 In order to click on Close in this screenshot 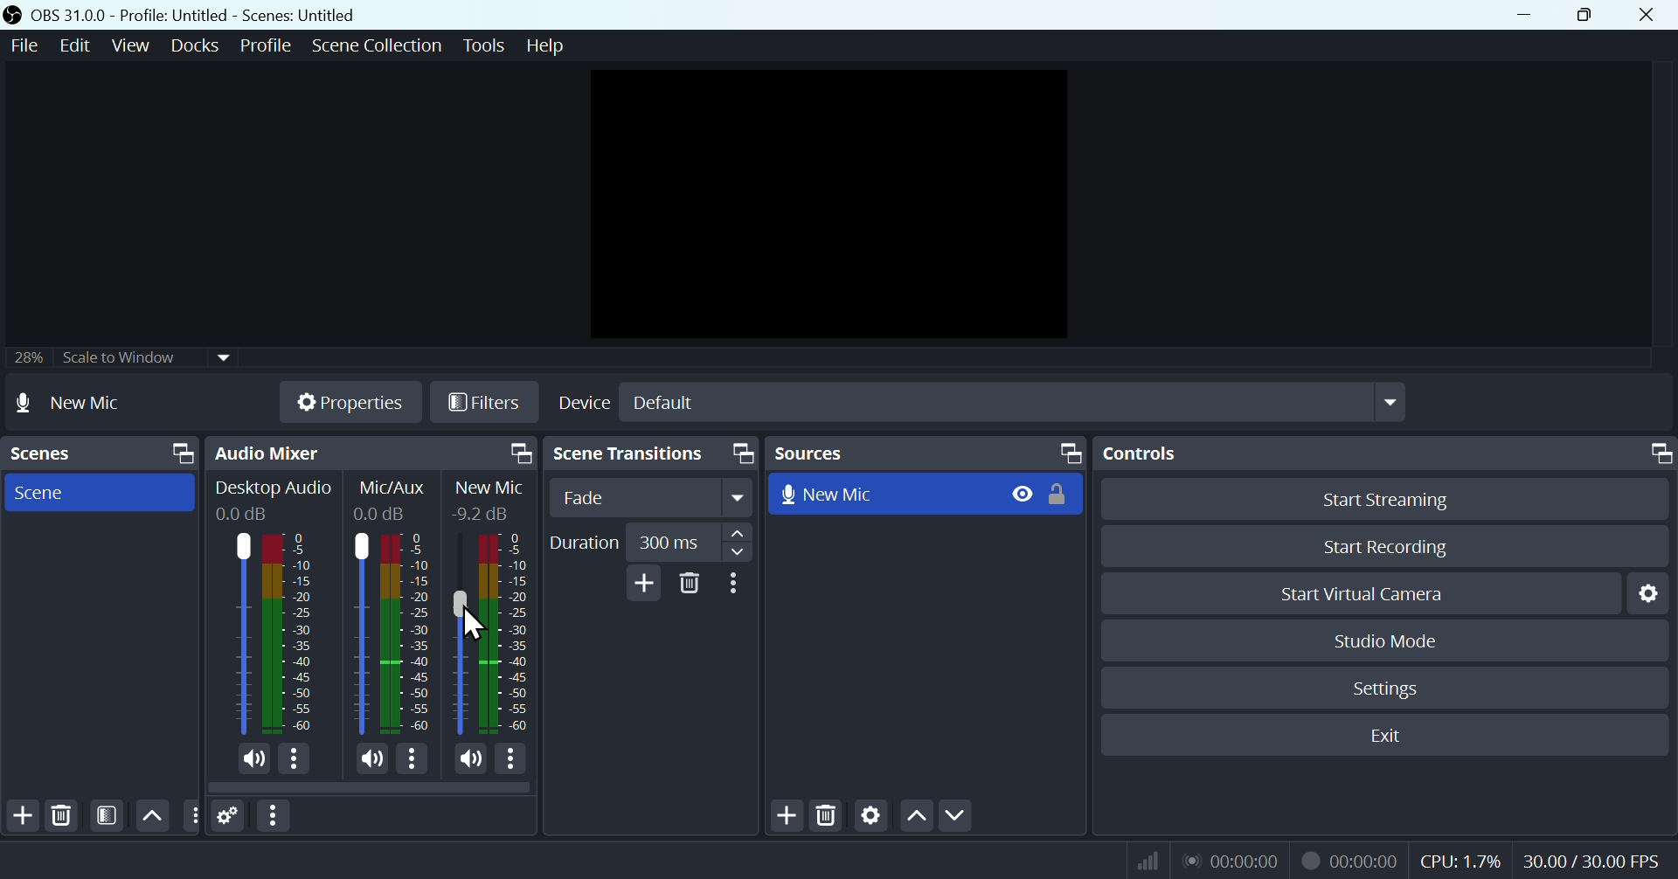, I will do `click(1645, 15)`.